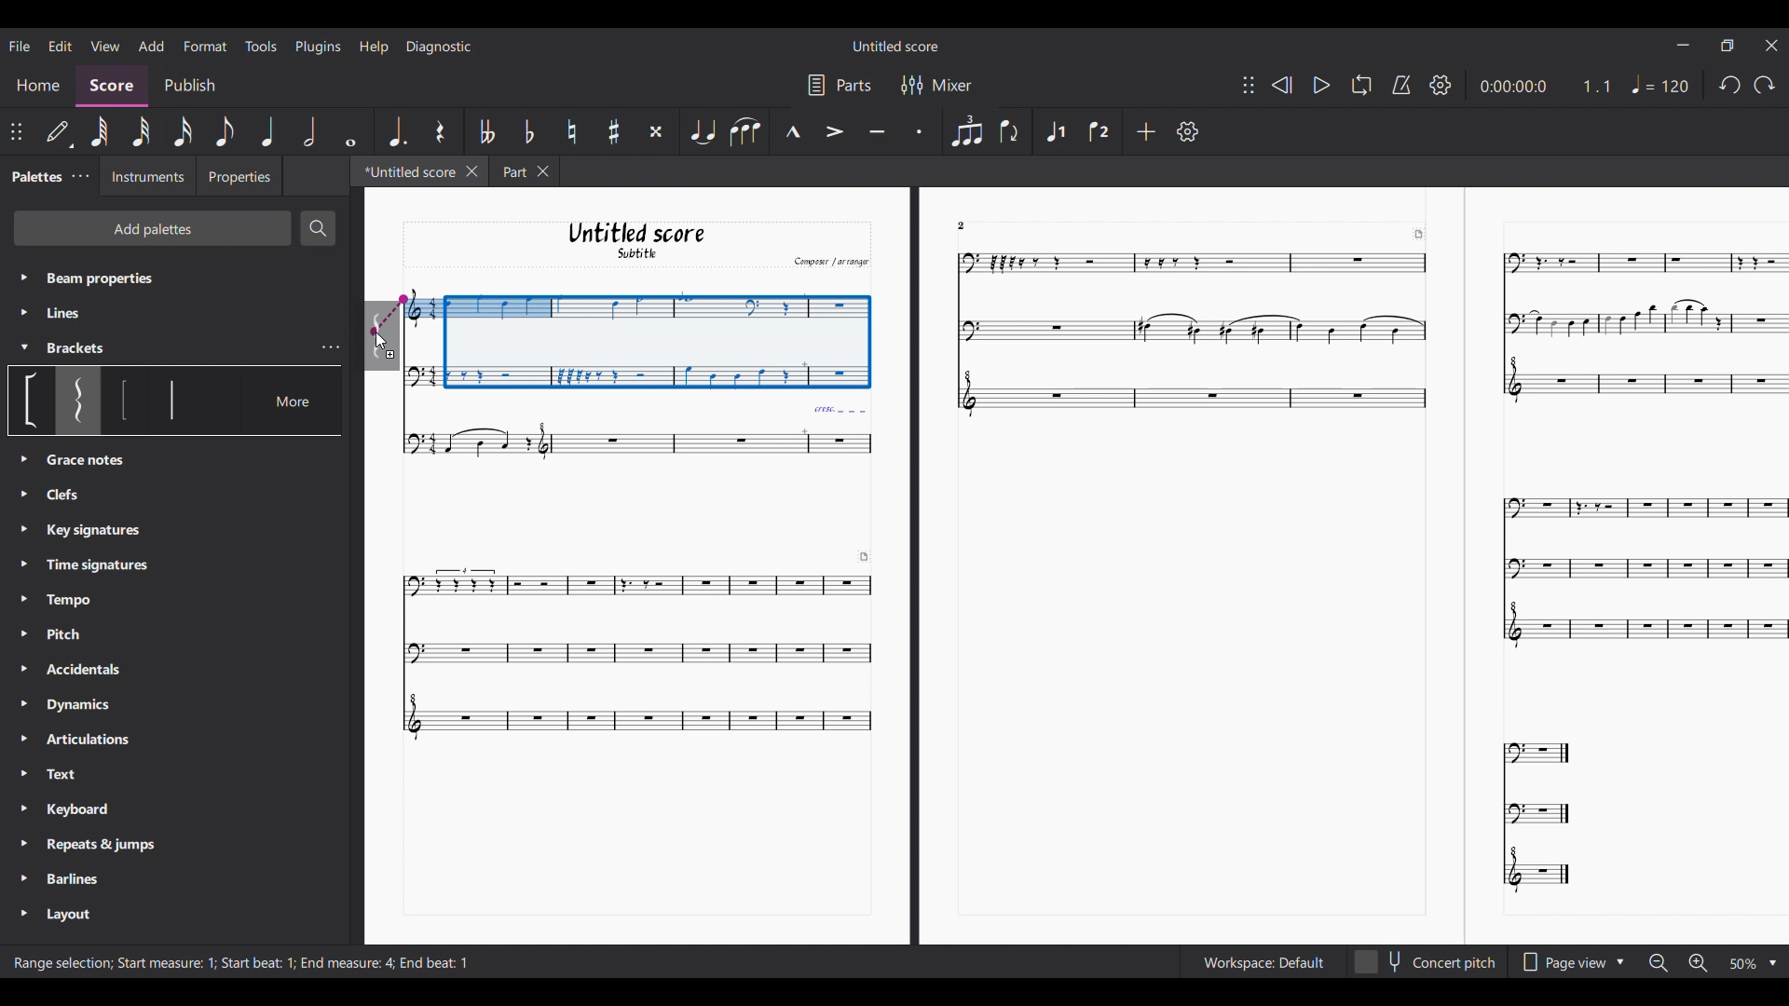  What do you see at coordinates (99, 562) in the screenshot?
I see `Time Signatures` at bounding box center [99, 562].